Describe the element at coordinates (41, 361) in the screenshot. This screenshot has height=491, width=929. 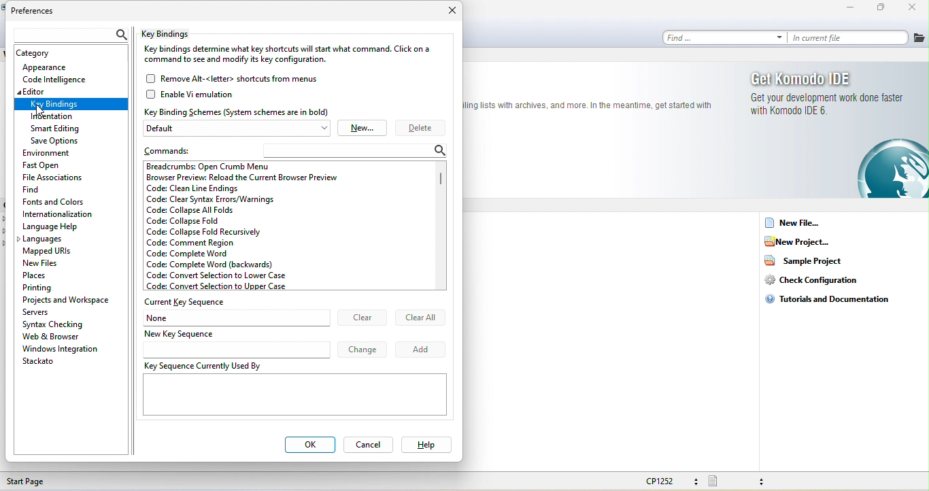
I see `stackato` at that location.